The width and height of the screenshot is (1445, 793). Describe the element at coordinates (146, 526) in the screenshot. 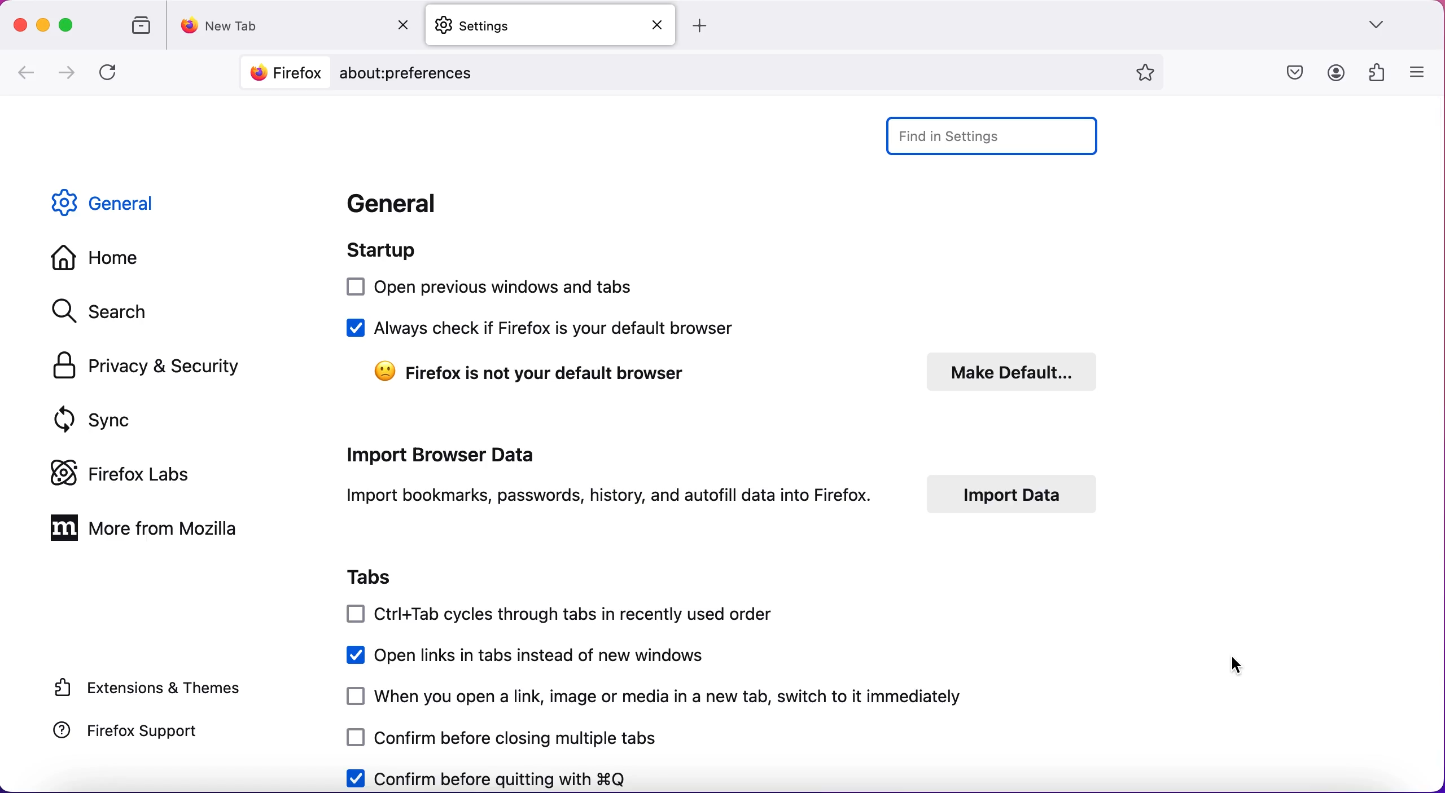

I see `more from mozilla` at that location.